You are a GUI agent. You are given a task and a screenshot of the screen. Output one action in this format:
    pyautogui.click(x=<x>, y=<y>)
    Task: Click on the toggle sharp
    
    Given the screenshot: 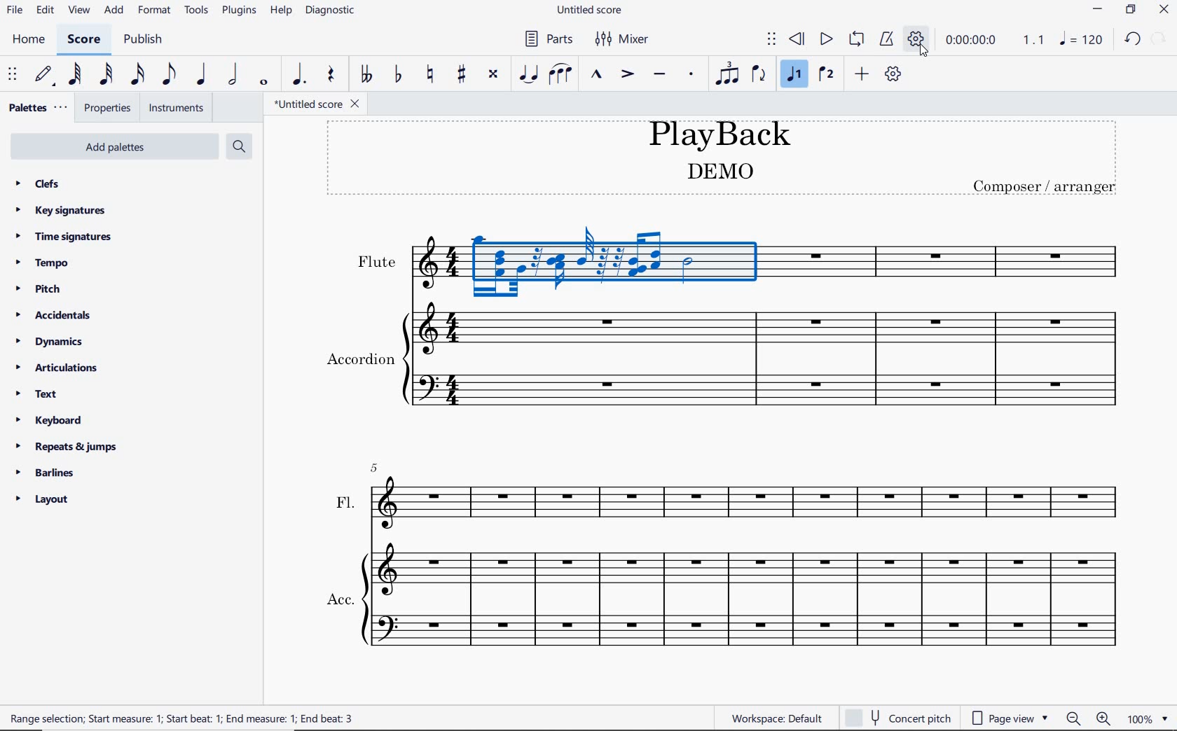 What is the action you would take?
    pyautogui.click(x=460, y=74)
    